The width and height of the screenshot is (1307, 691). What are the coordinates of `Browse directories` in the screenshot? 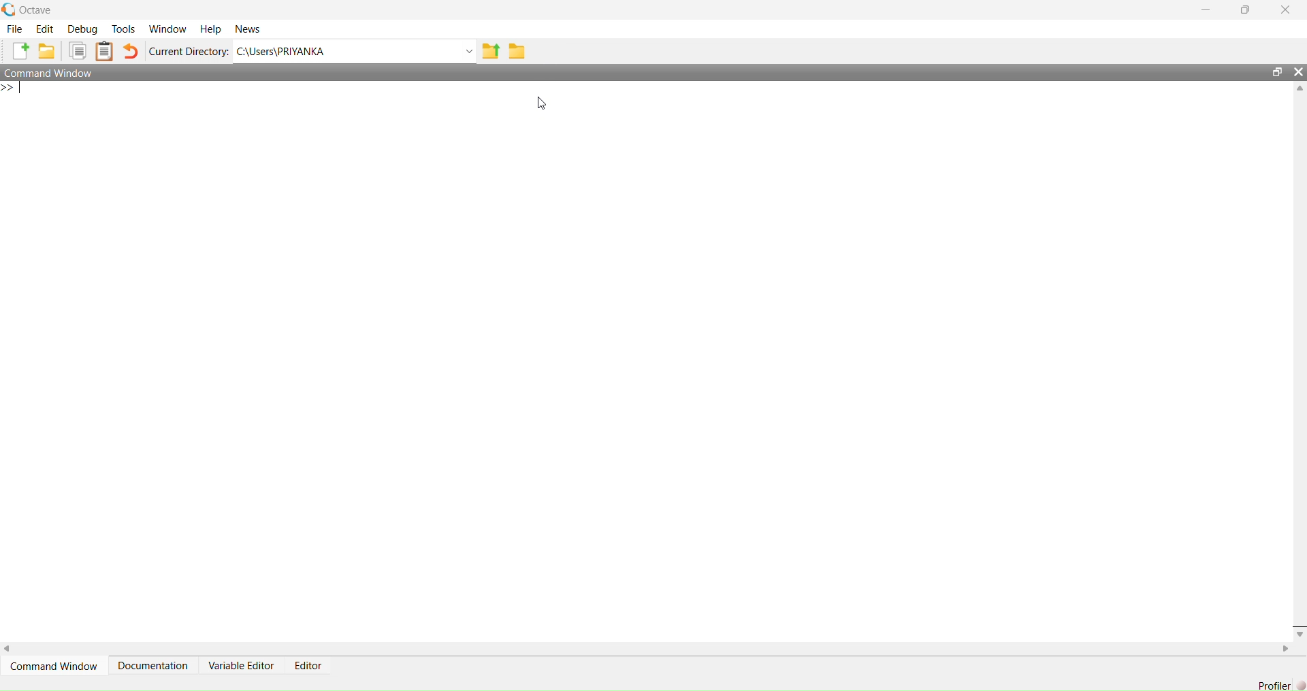 It's located at (519, 51).